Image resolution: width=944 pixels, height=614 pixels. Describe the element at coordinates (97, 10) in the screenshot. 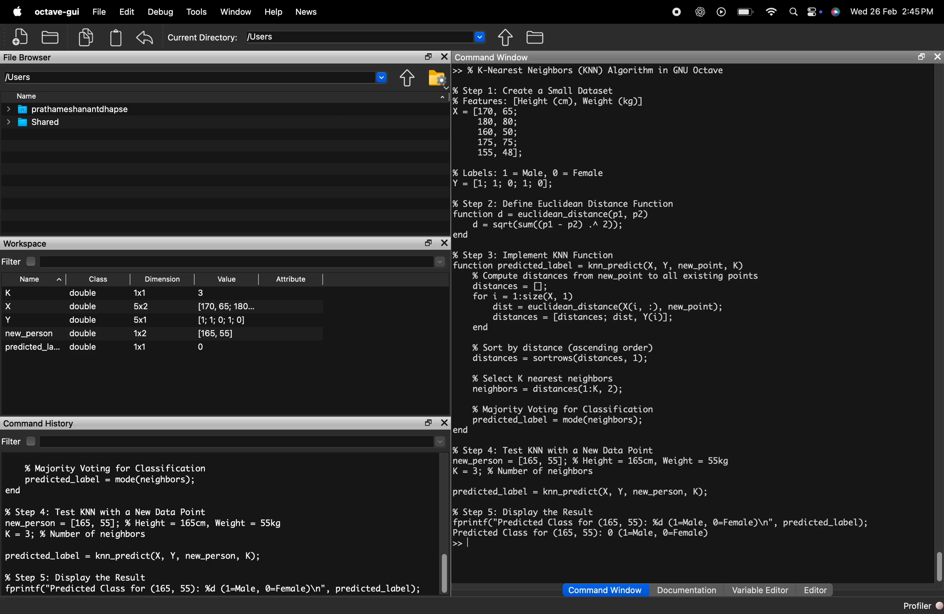

I see `File` at that location.